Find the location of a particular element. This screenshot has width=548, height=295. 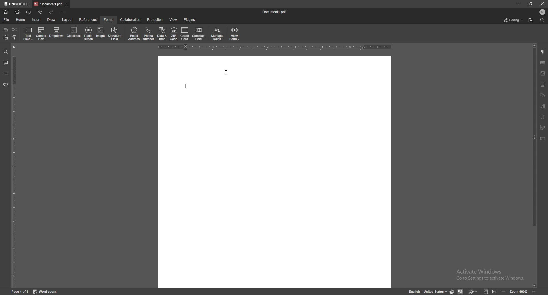

status is located at coordinates (514, 20).